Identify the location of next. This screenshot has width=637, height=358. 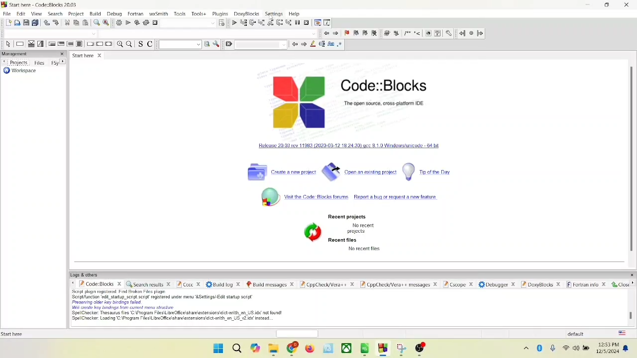
(337, 33).